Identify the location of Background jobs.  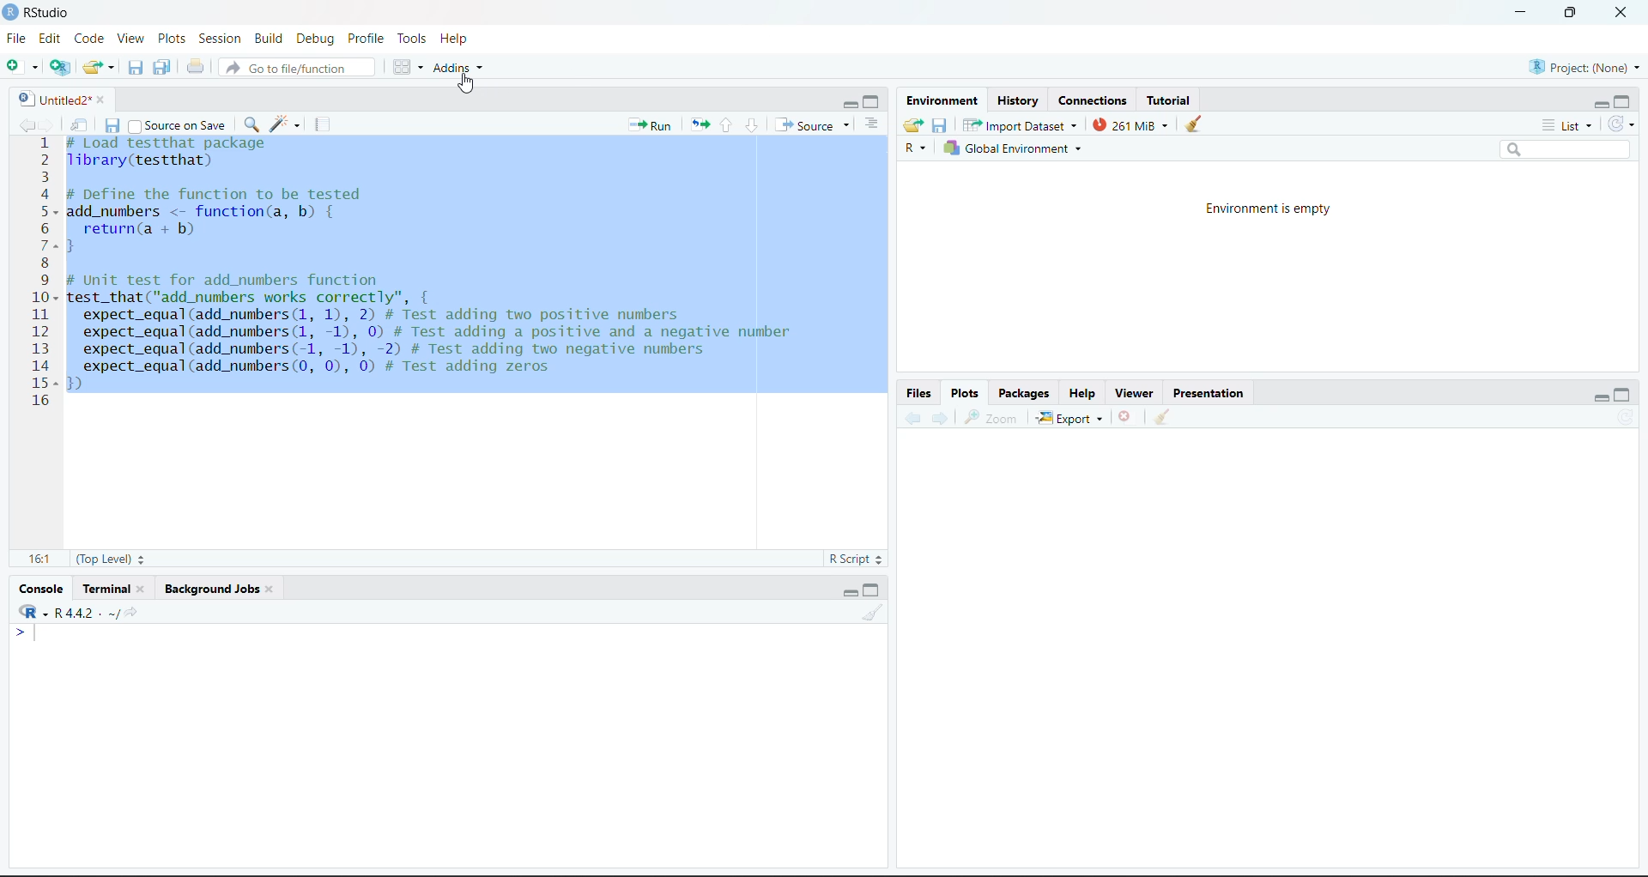
(221, 589).